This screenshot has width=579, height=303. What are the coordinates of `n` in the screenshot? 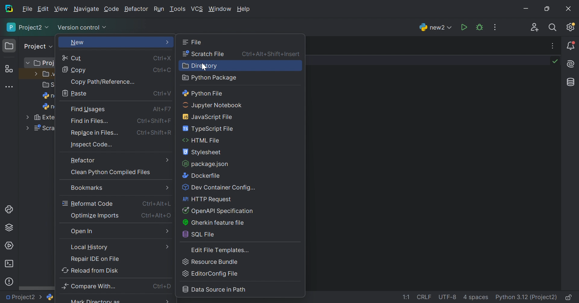 It's located at (46, 96).